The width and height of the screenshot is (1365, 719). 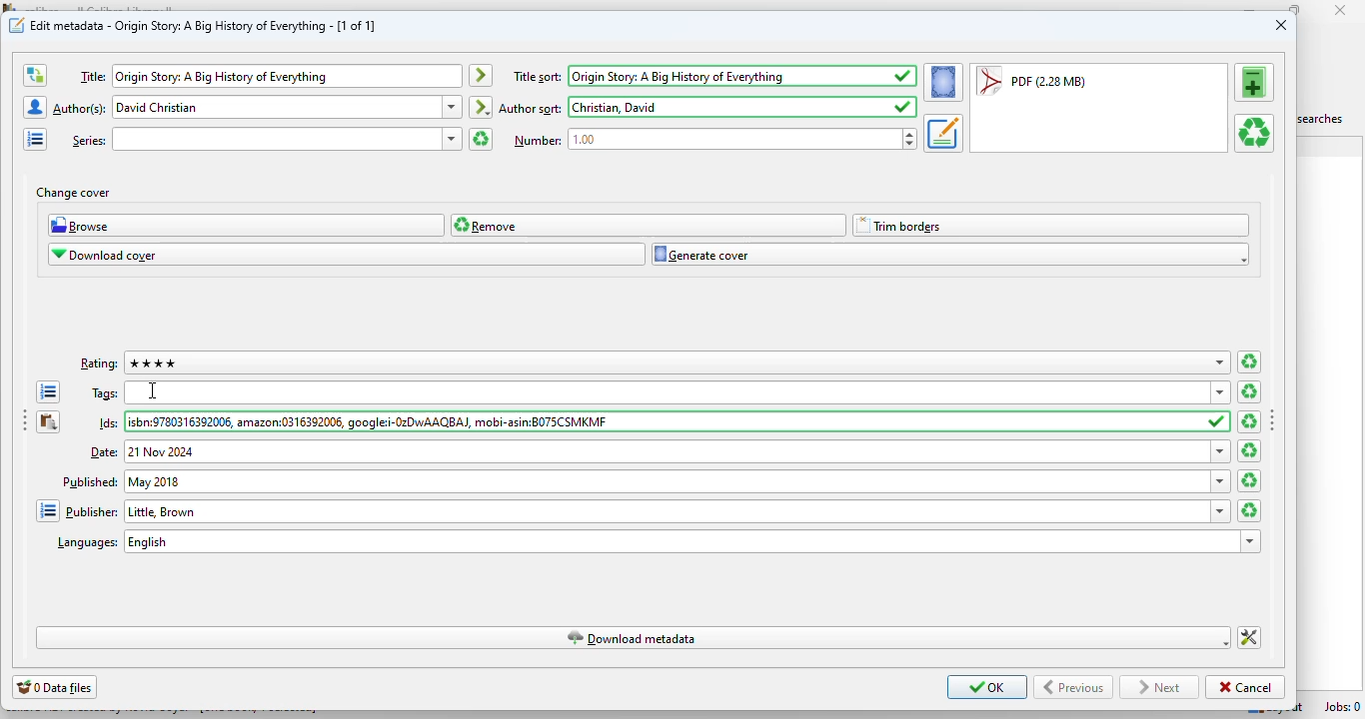 What do you see at coordinates (1249, 391) in the screenshot?
I see `clear all tags` at bounding box center [1249, 391].